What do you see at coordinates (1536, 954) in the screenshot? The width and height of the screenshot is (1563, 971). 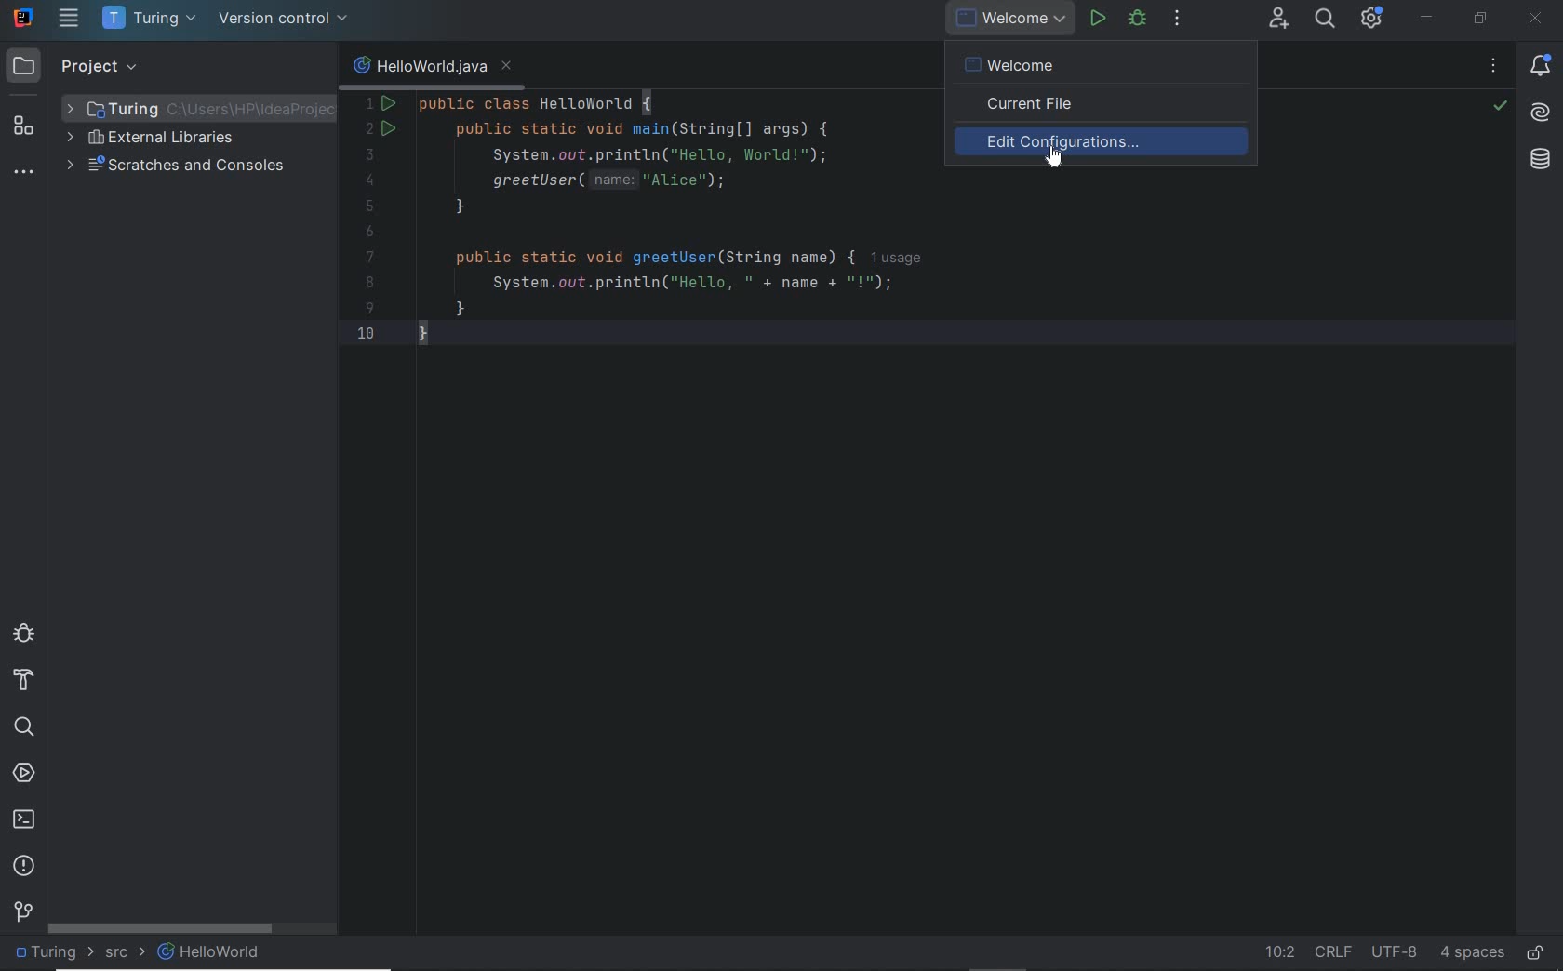 I see `make file ready only` at bounding box center [1536, 954].